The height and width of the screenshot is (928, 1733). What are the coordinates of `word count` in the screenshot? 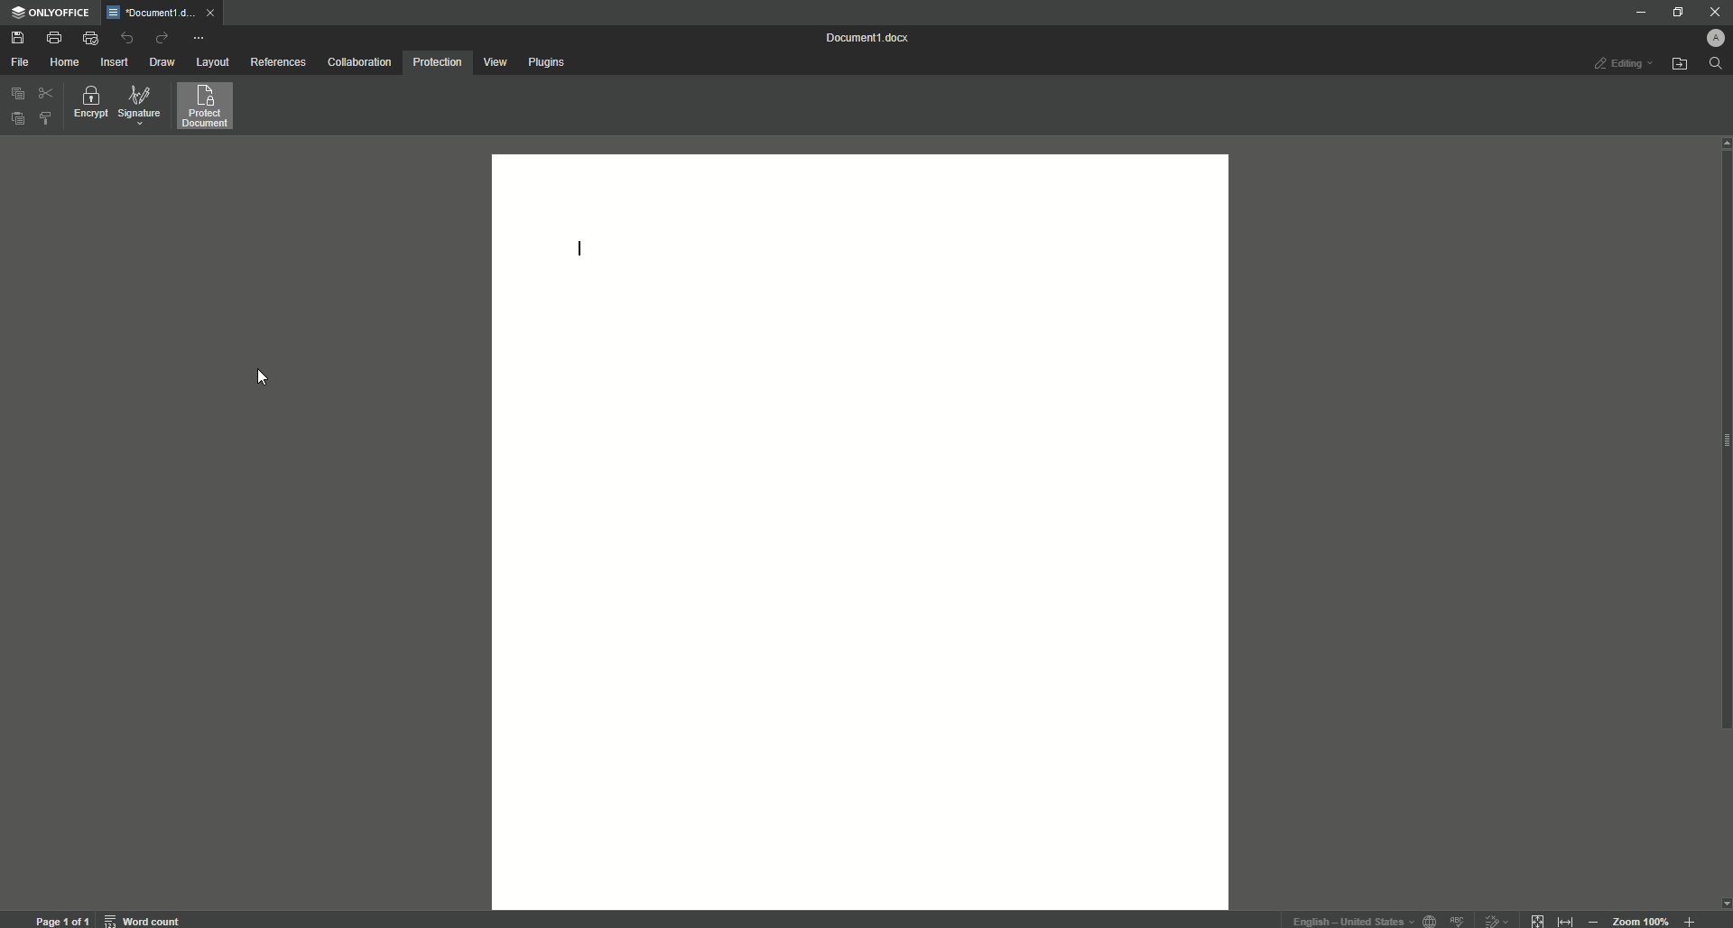 It's located at (141, 920).